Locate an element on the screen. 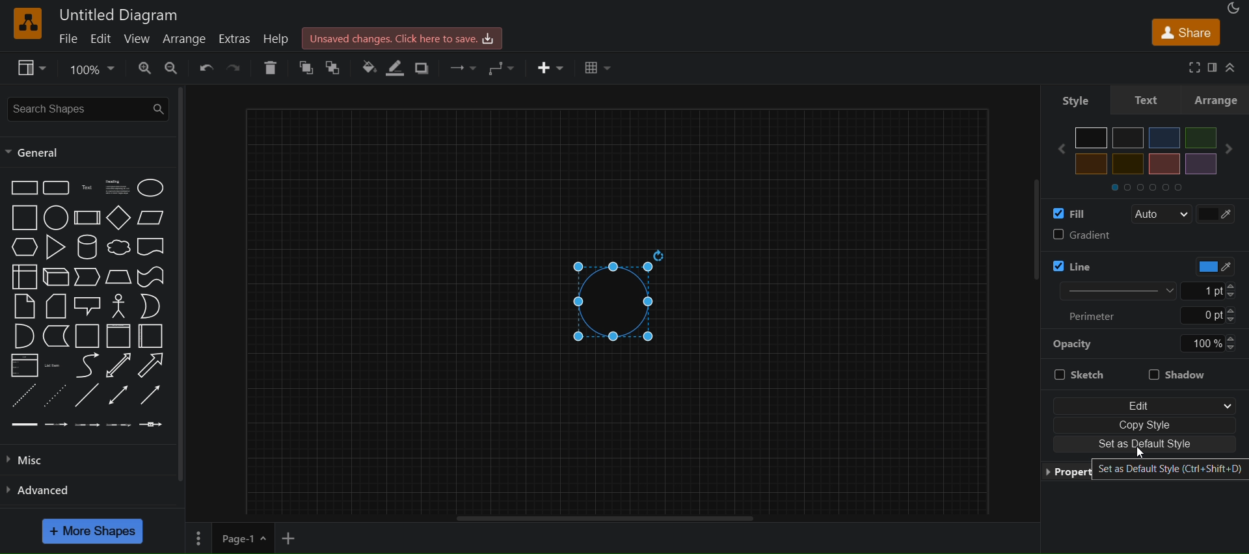  line color is located at coordinates (399, 68).